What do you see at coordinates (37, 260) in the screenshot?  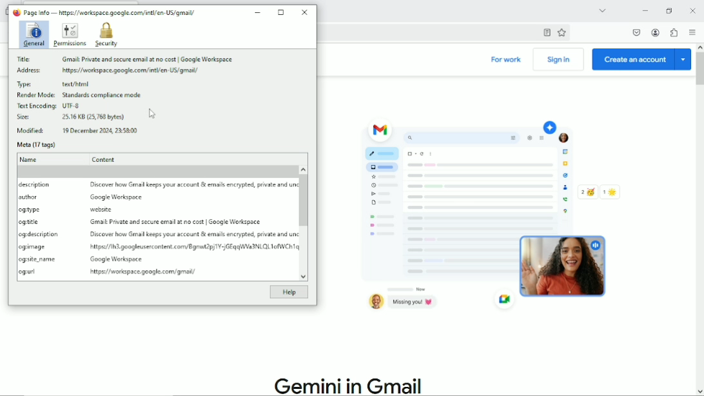 I see `og:site_name` at bounding box center [37, 260].